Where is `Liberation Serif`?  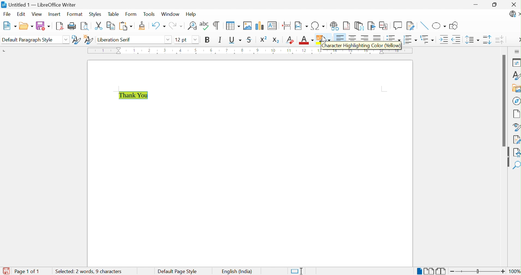
Liberation Serif is located at coordinates (115, 40).